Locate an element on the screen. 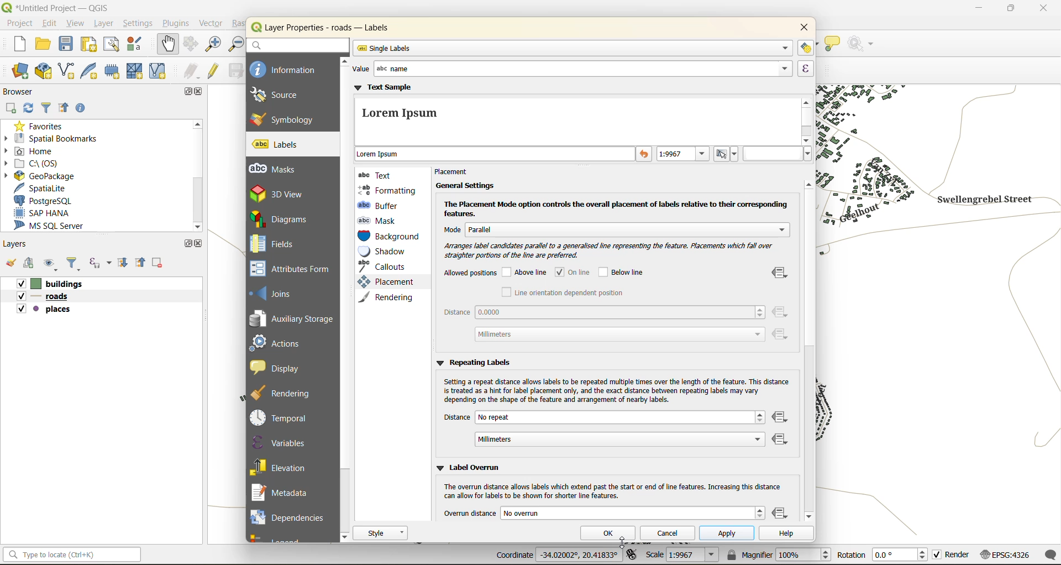  new virtual layer is located at coordinates (160, 71).